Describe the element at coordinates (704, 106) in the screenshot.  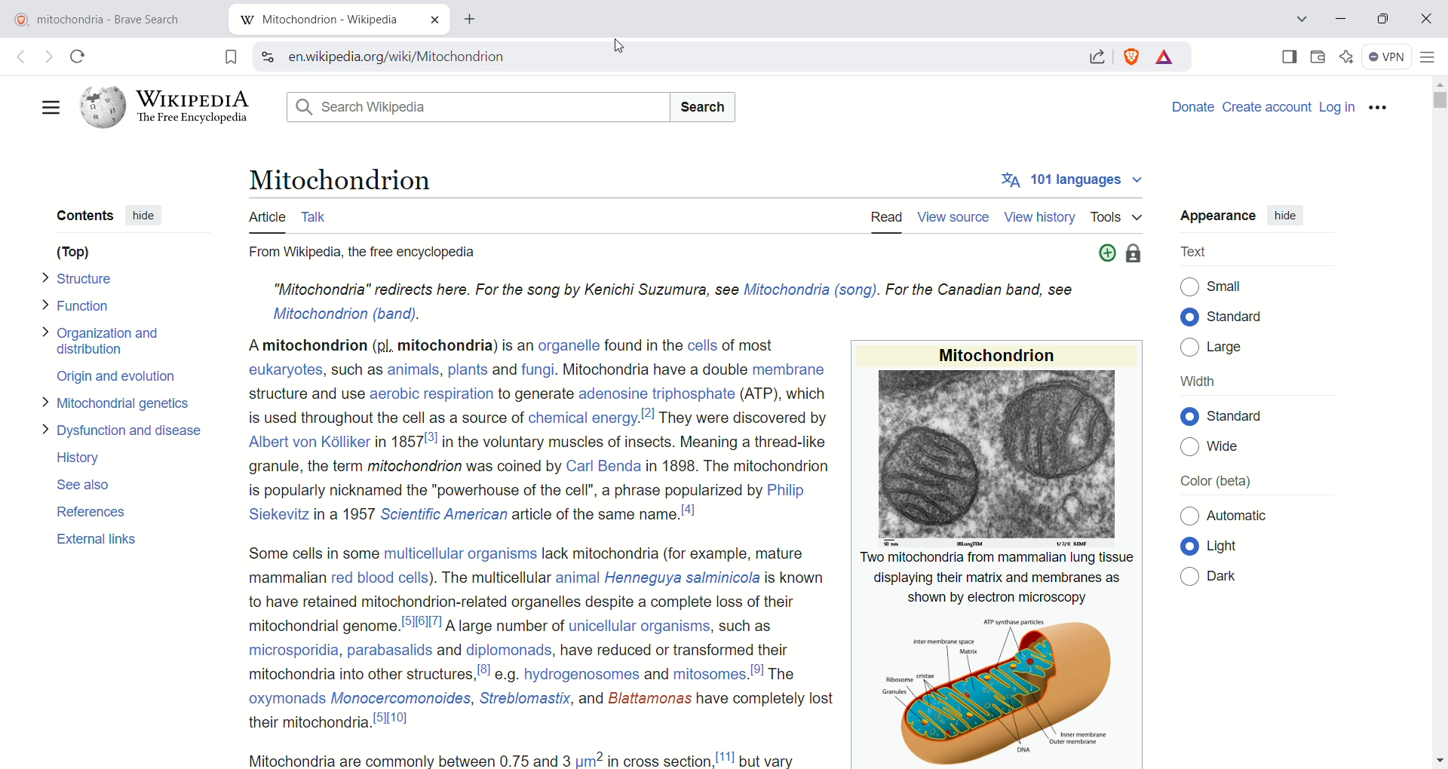
I see `Search ` at that location.